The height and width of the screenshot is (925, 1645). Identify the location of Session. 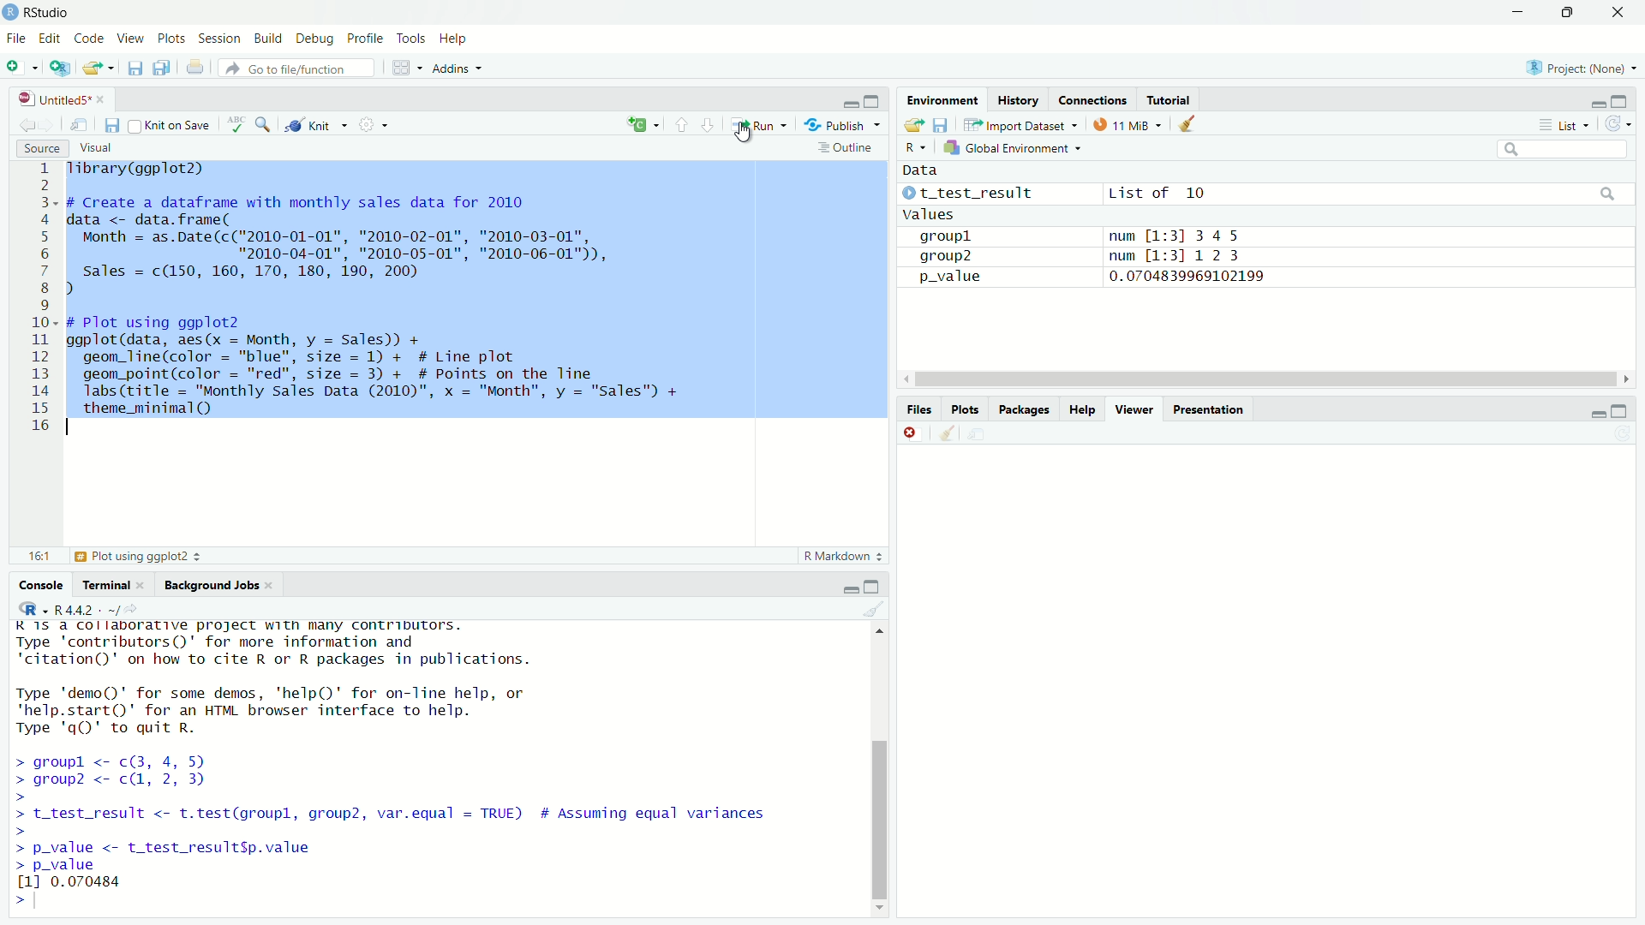
(221, 38).